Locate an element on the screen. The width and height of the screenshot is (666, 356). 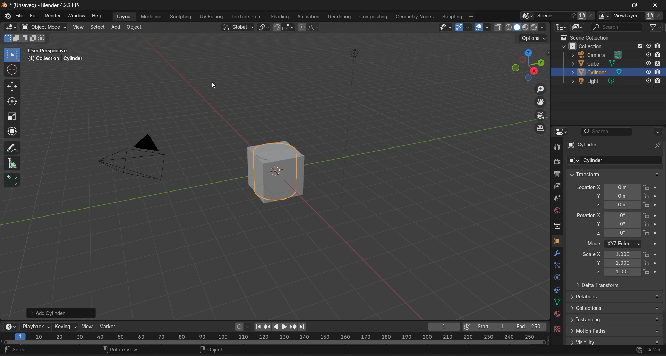
rotation order is located at coordinates (625, 244).